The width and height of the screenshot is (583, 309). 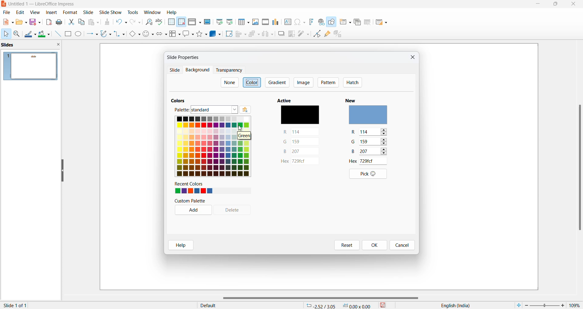 What do you see at coordinates (194, 184) in the screenshot?
I see `recent color` at bounding box center [194, 184].